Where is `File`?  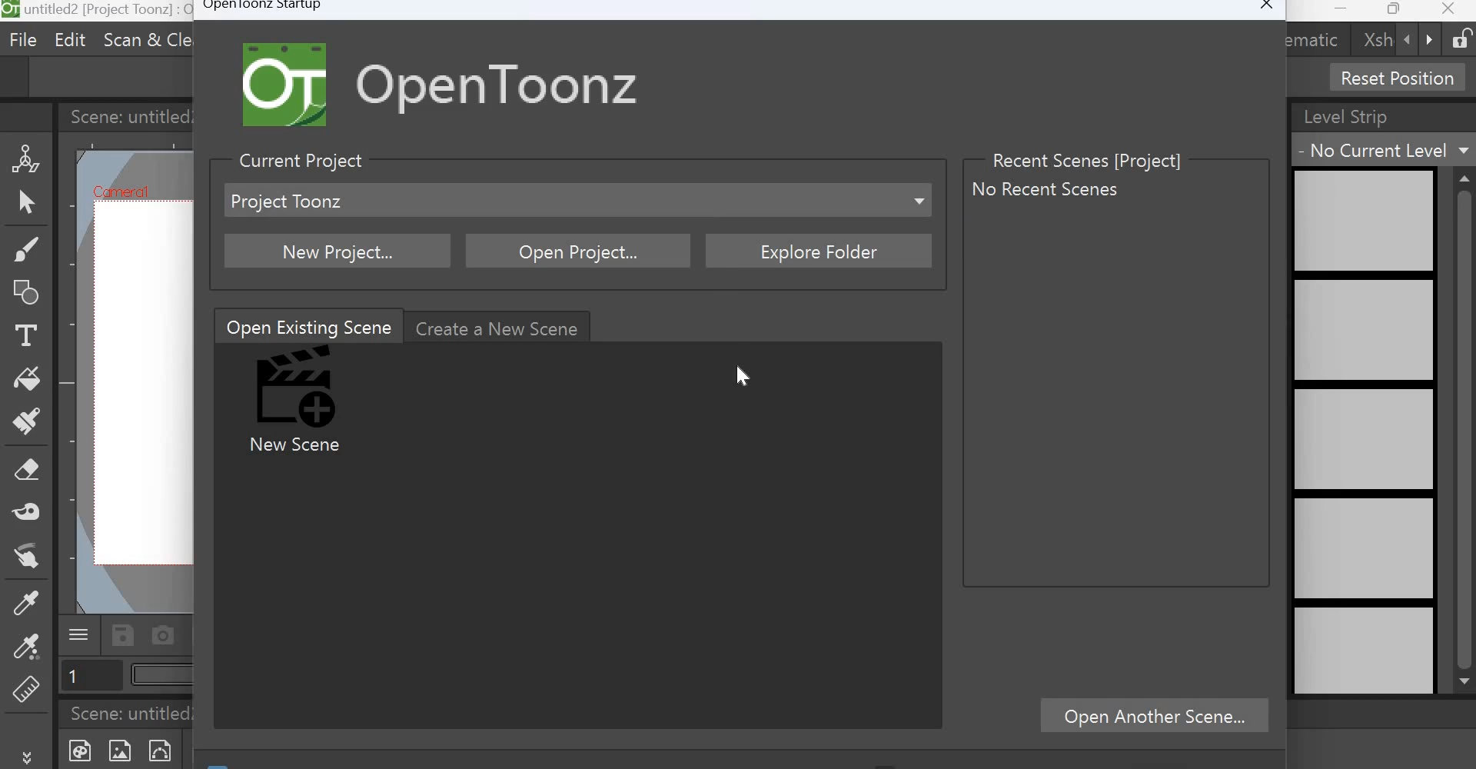 File is located at coordinates (25, 41).